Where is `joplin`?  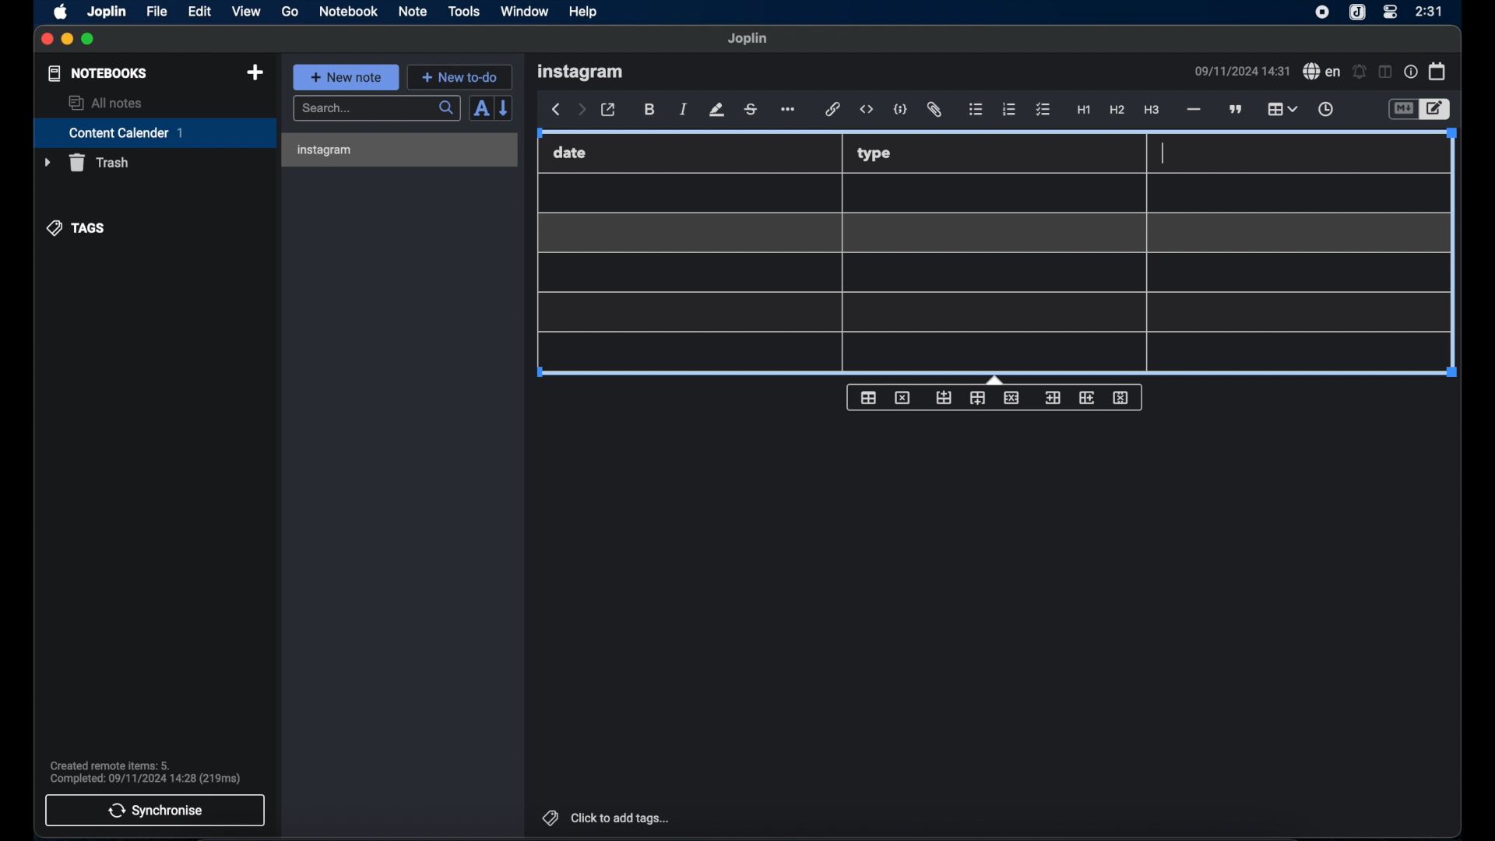 joplin is located at coordinates (107, 12).